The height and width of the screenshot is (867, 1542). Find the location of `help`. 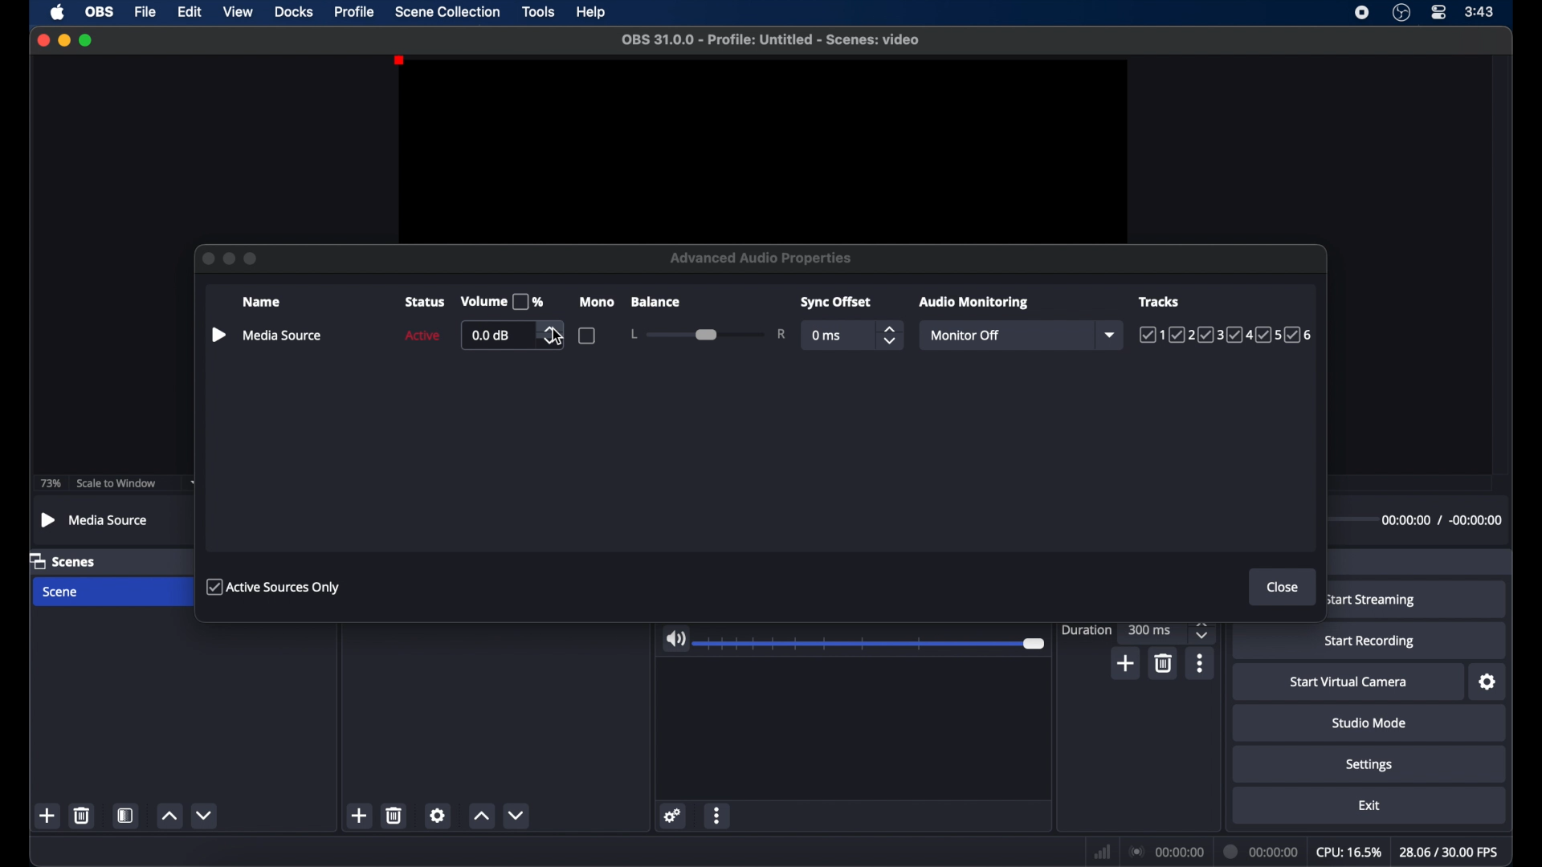

help is located at coordinates (593, 13).